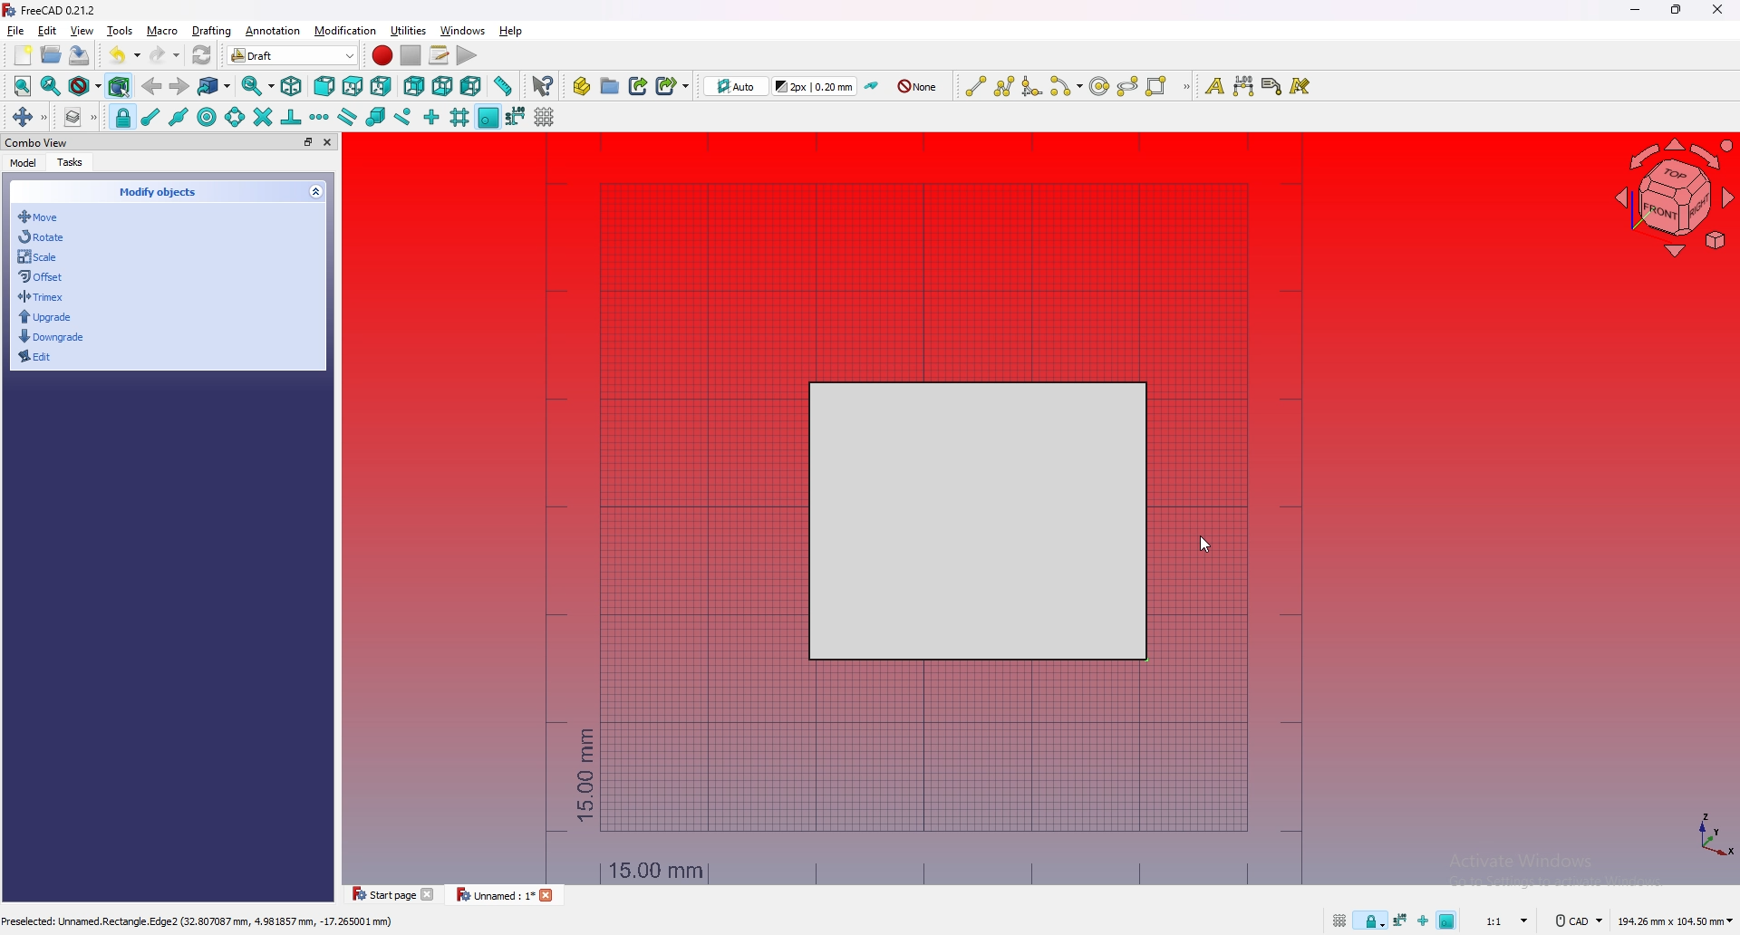 Image resolution: width=1740 pixels, height=935 pixels. Describe the element at coordinates (1213, 86) in the screenshot. I see `text` at that location.